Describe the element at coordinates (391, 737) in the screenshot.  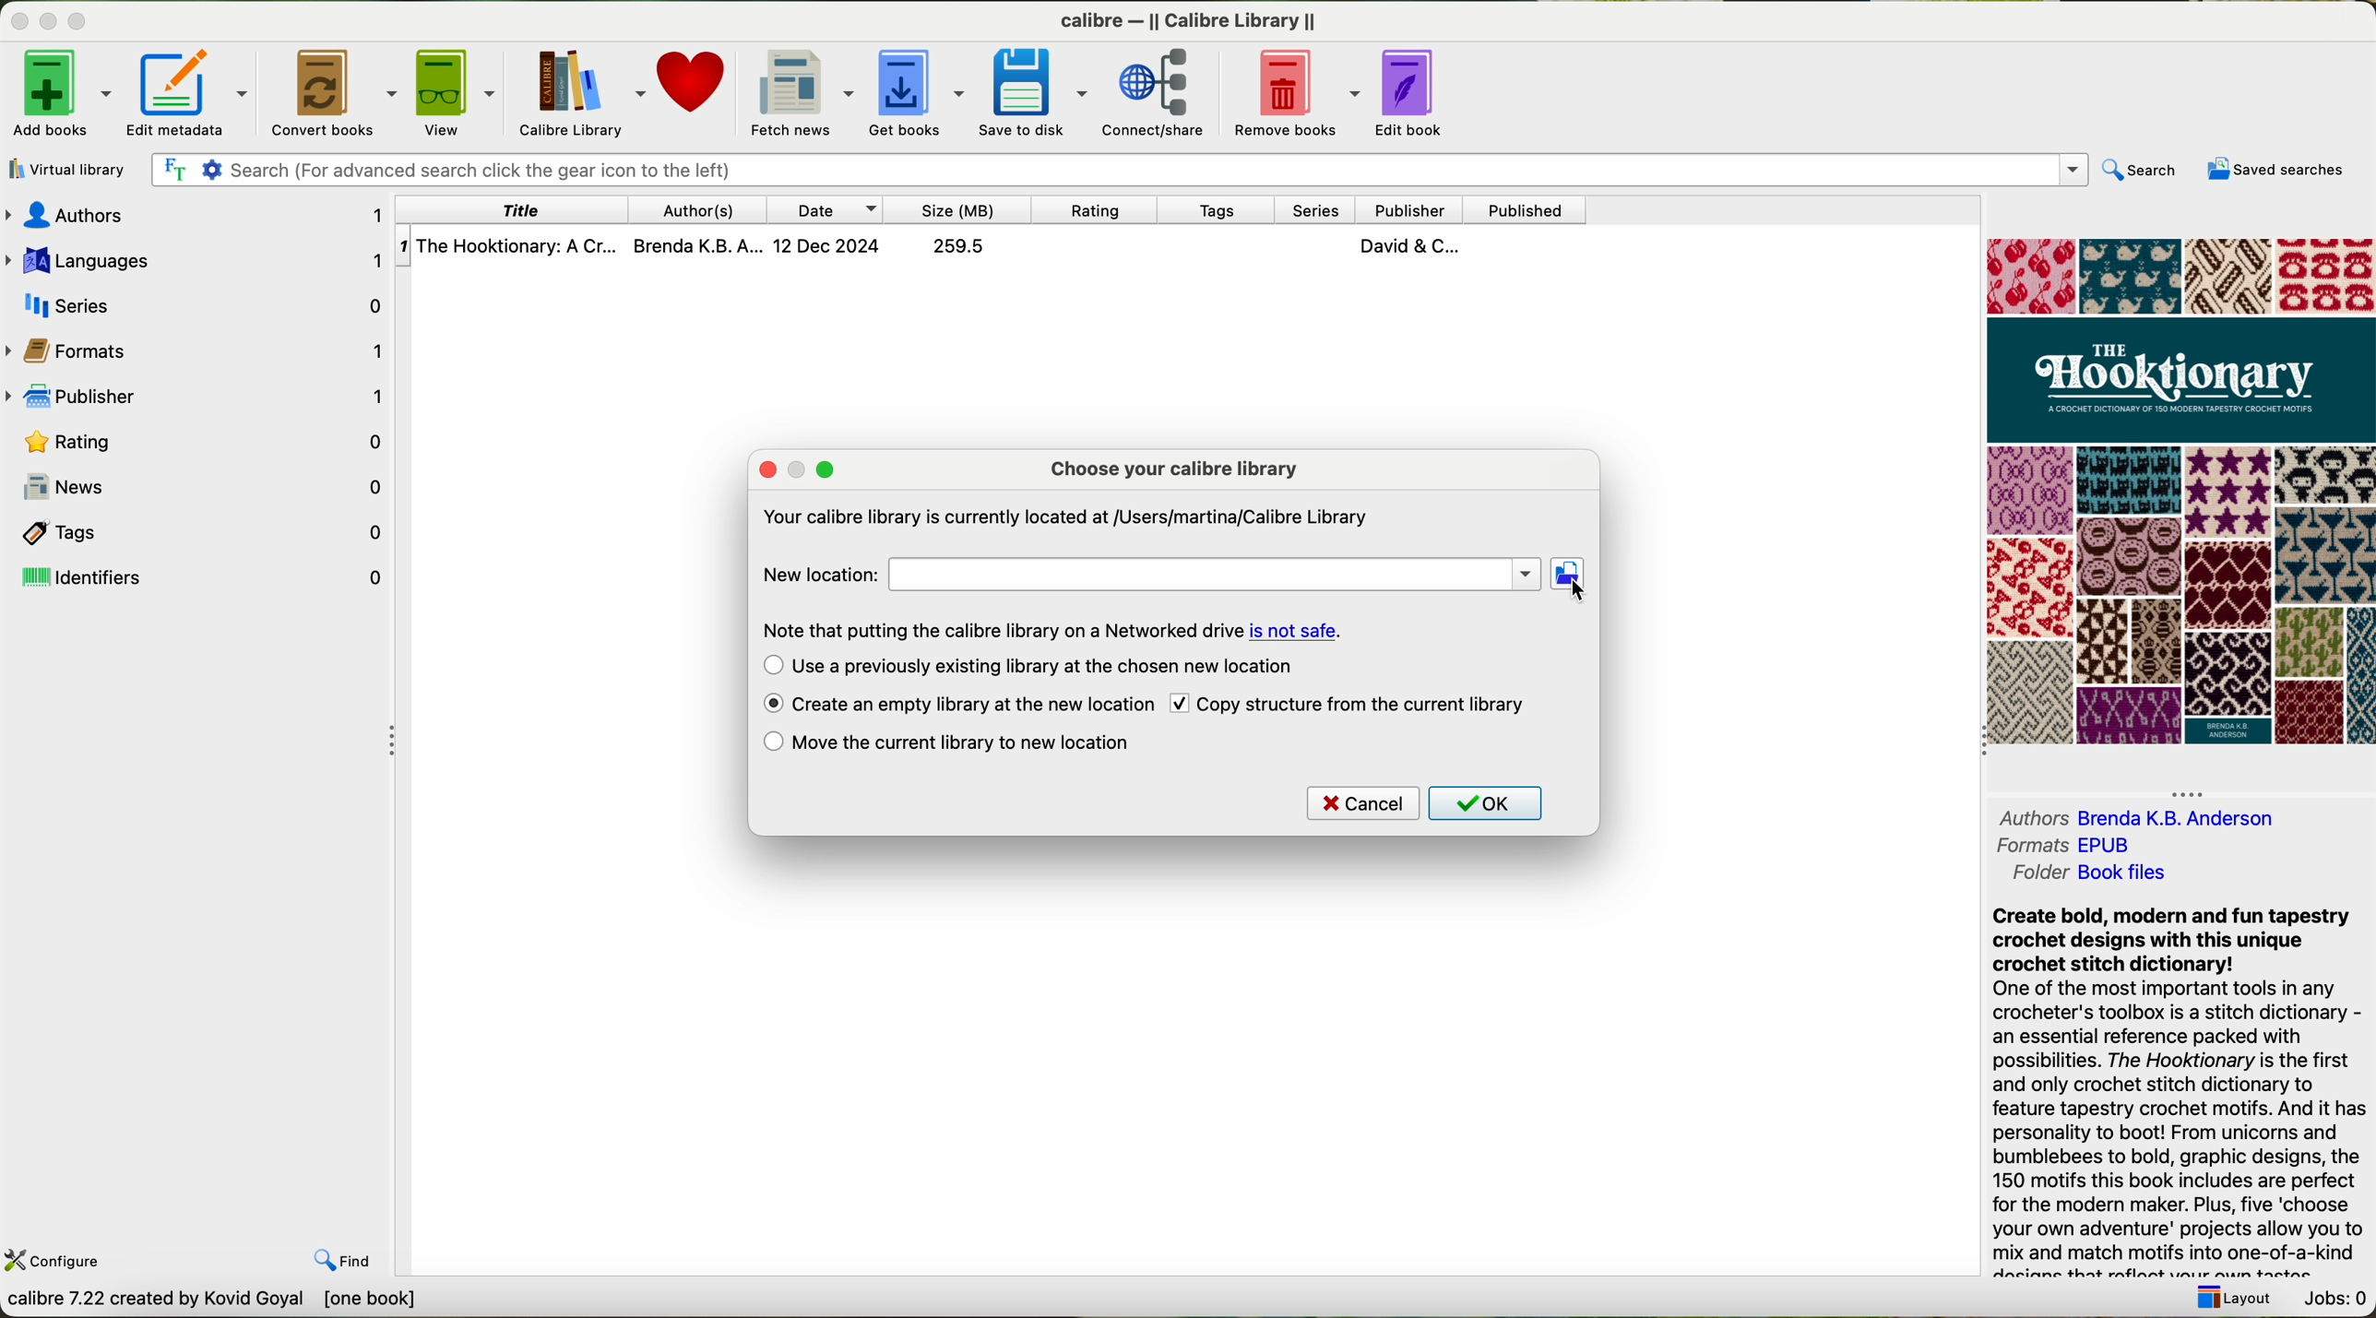
I see `hide` at that location.